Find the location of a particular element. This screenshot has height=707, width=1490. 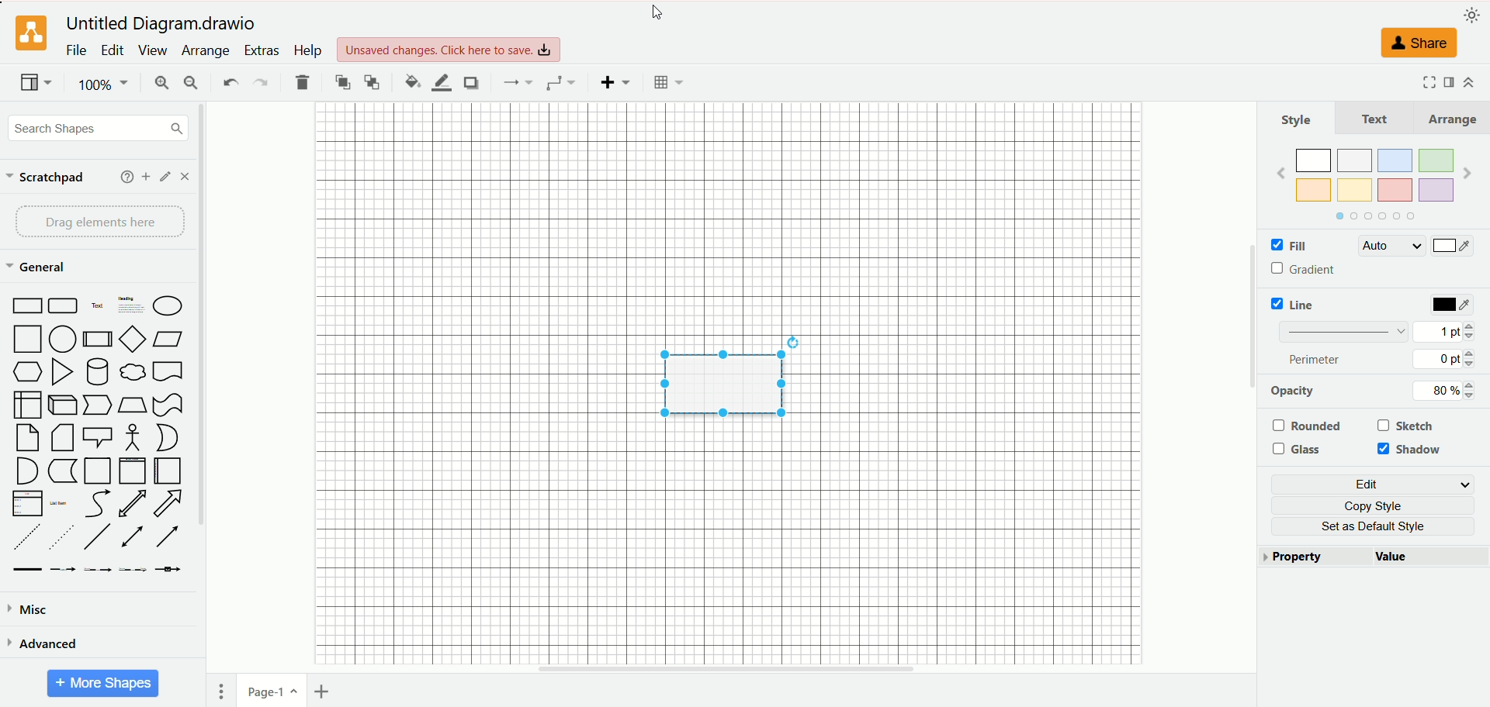

shadow is located at coordinates (470, 82).